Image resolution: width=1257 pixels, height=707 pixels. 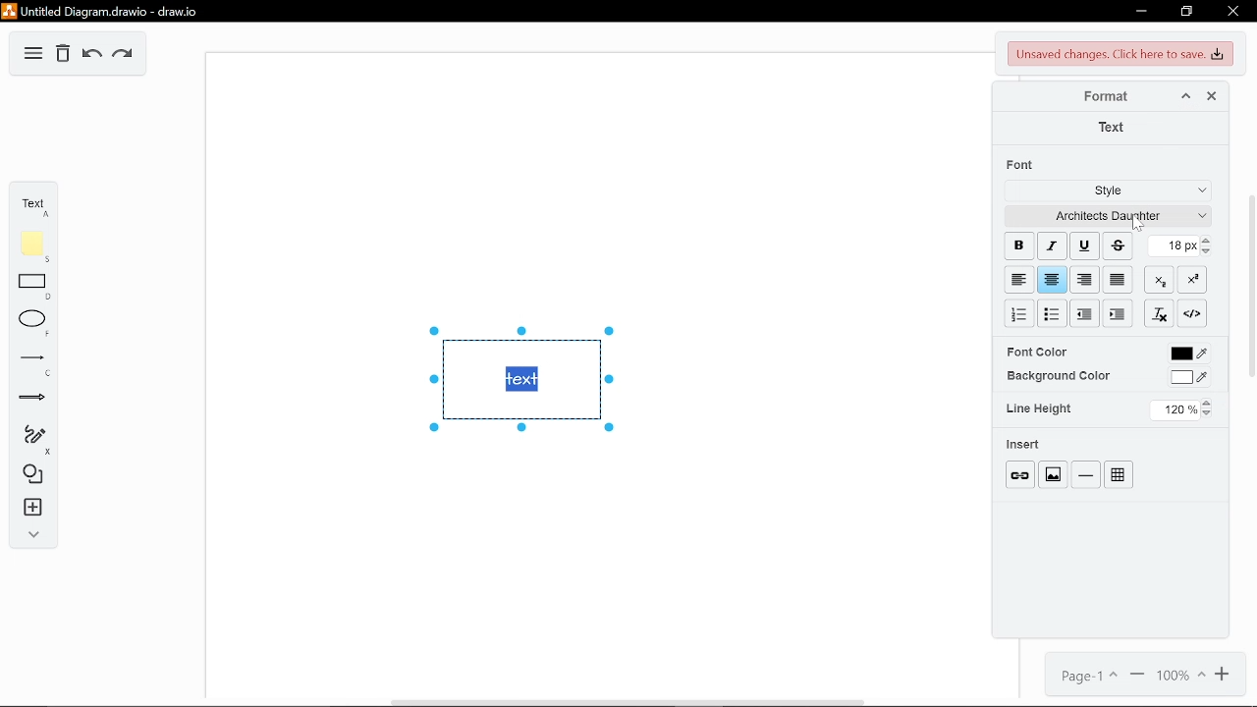 What do you see at coordinates (1036, 352) in the screenshot?
I see `font color` at bounding box center [1036, 352].